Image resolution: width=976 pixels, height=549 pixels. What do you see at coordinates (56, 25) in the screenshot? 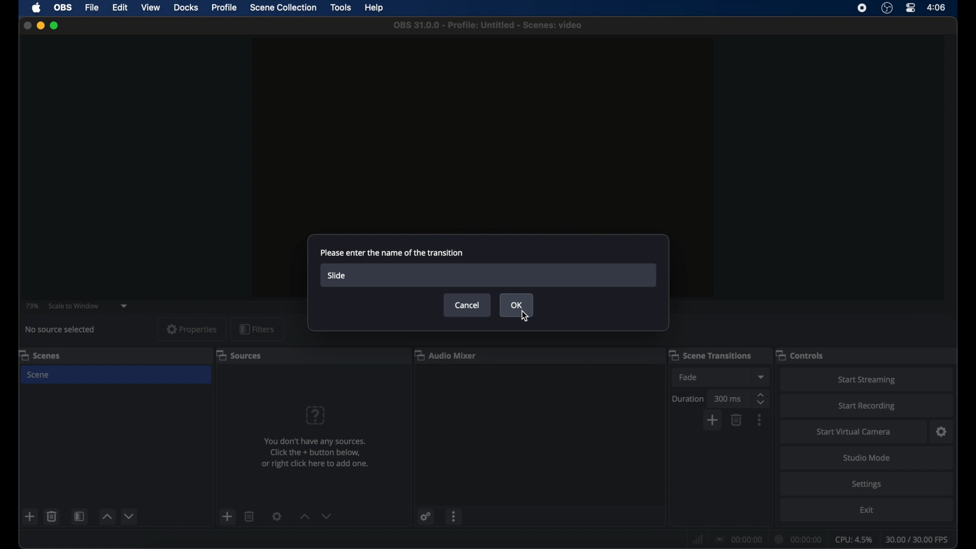
I see `maximize` at bounding box center [56, 25].